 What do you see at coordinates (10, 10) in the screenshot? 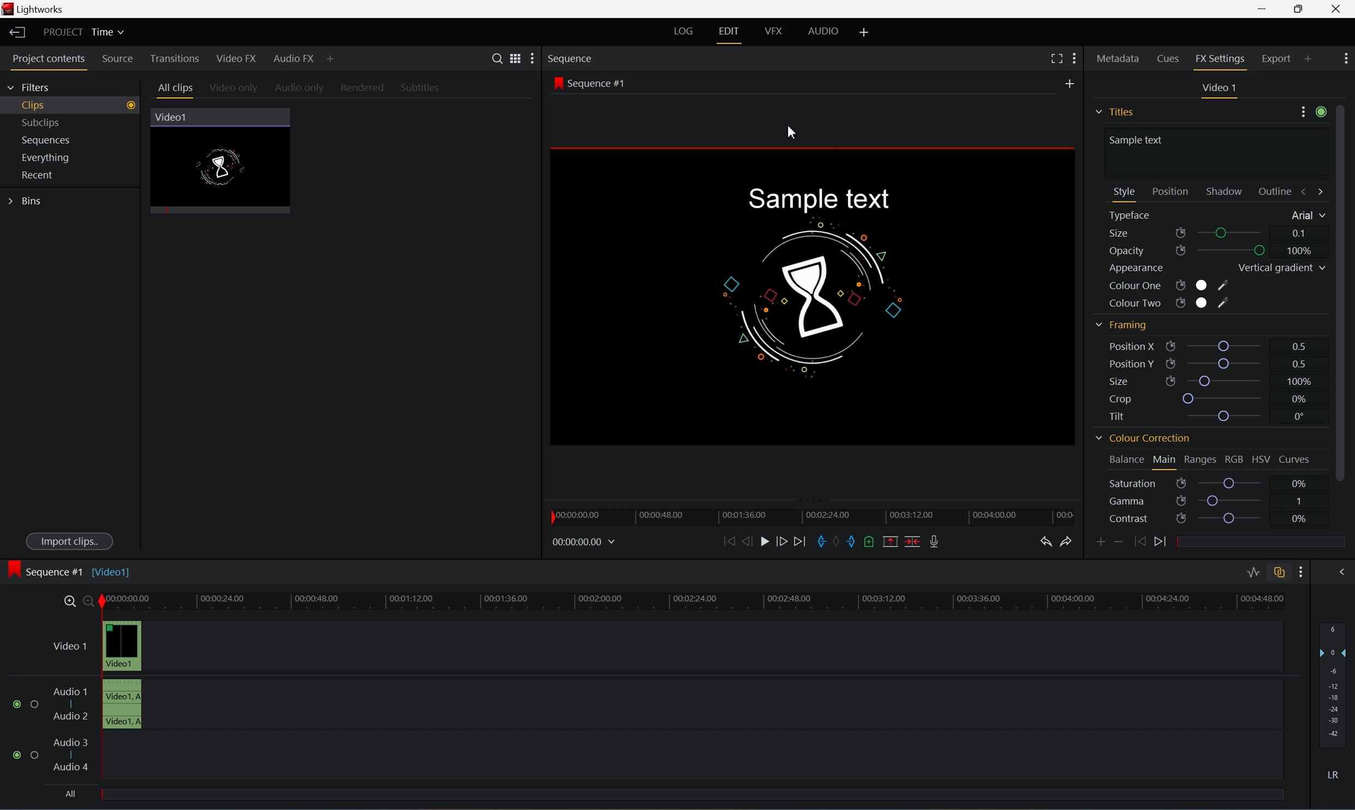
I see `logo` at bounding box center [10, 10].